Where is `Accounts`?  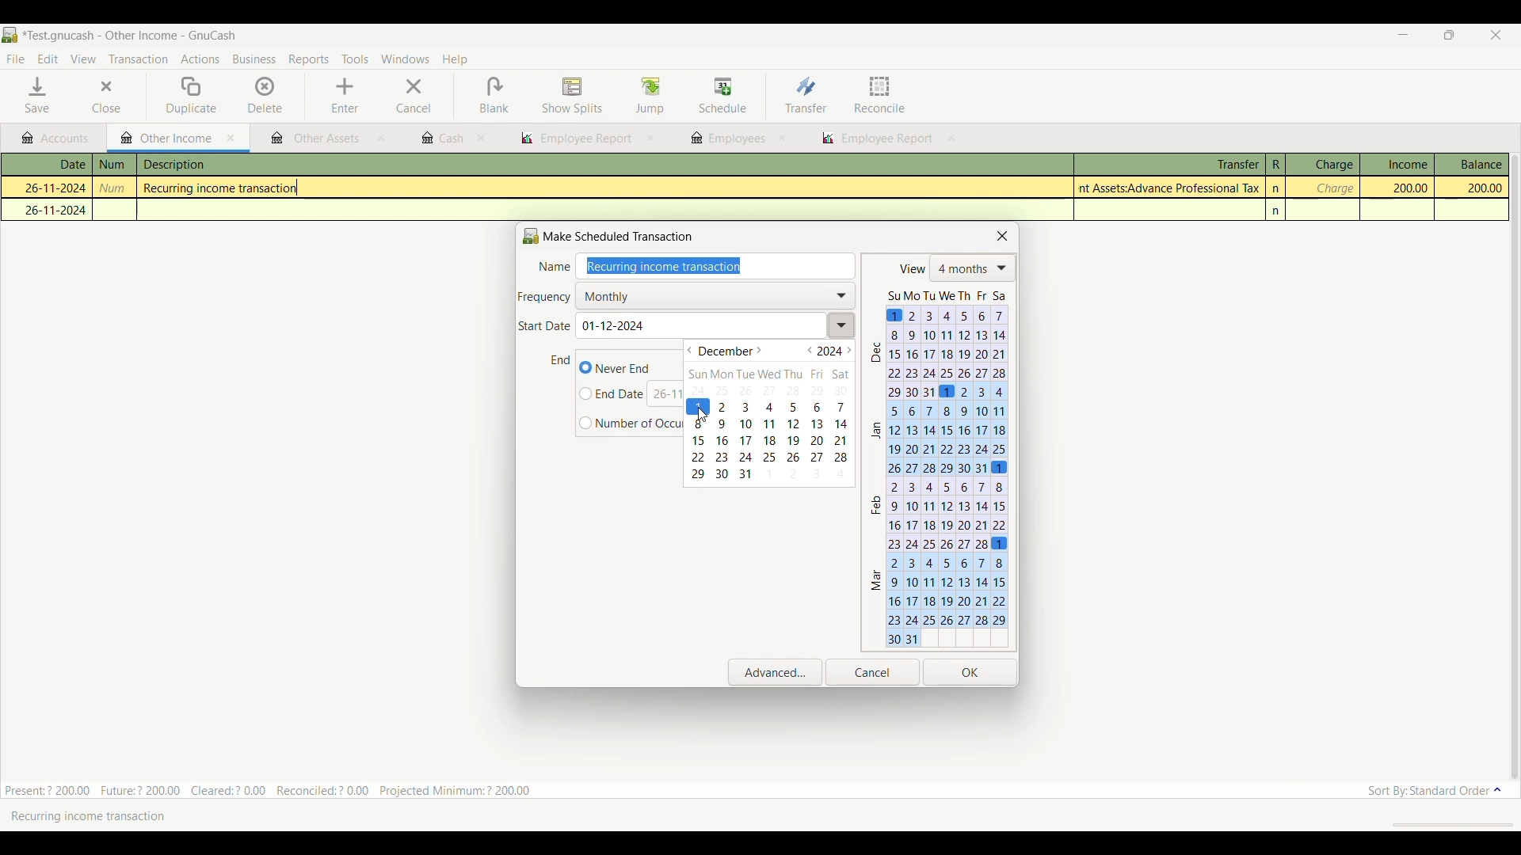
Accounts is located at coordinates (59, 139).